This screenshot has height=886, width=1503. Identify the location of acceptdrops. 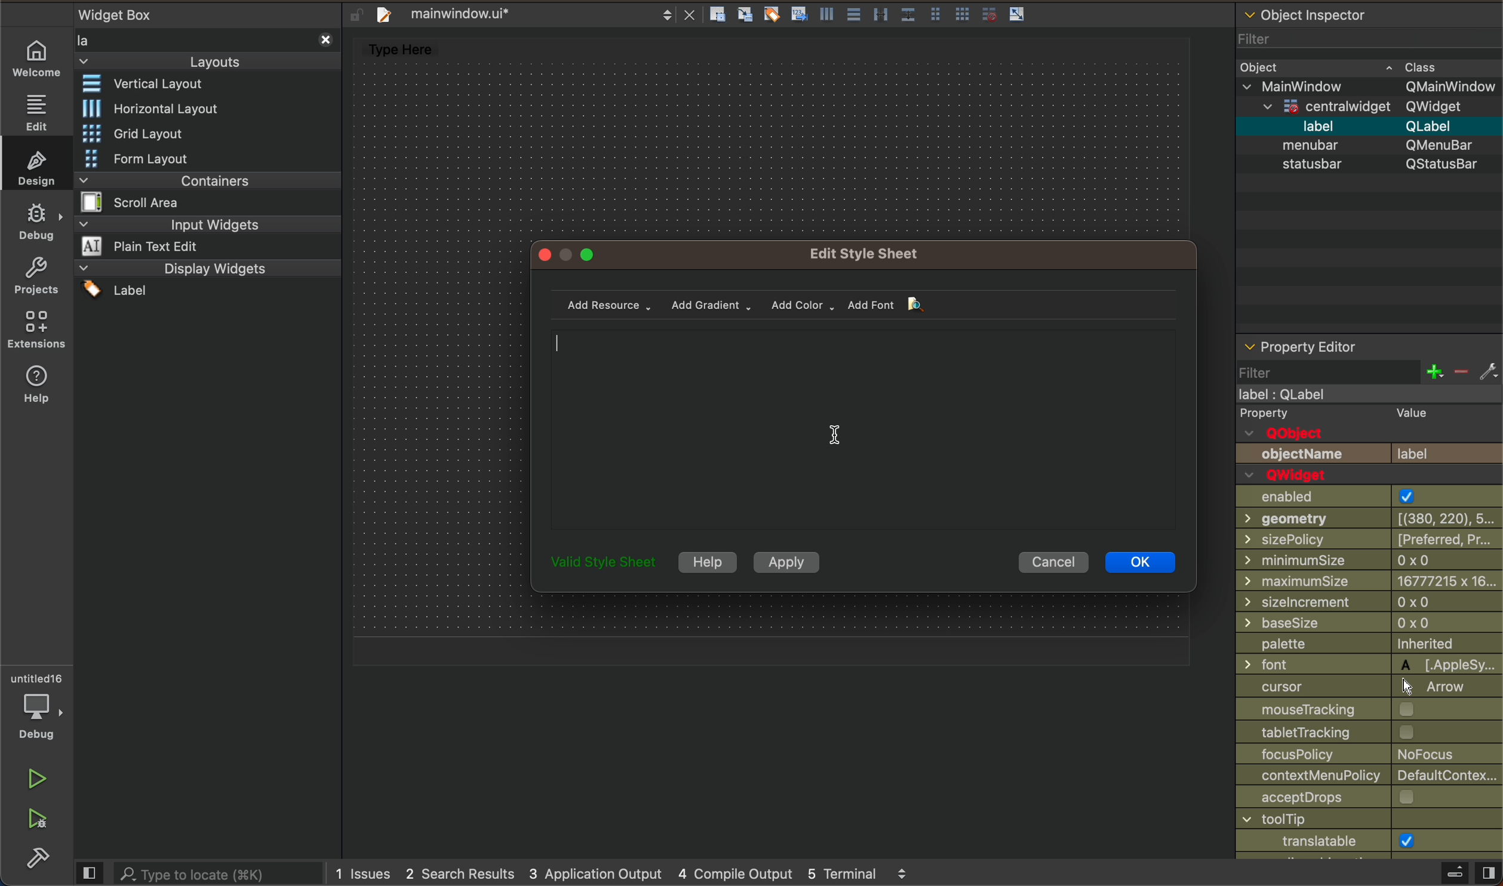
(1369, 798).